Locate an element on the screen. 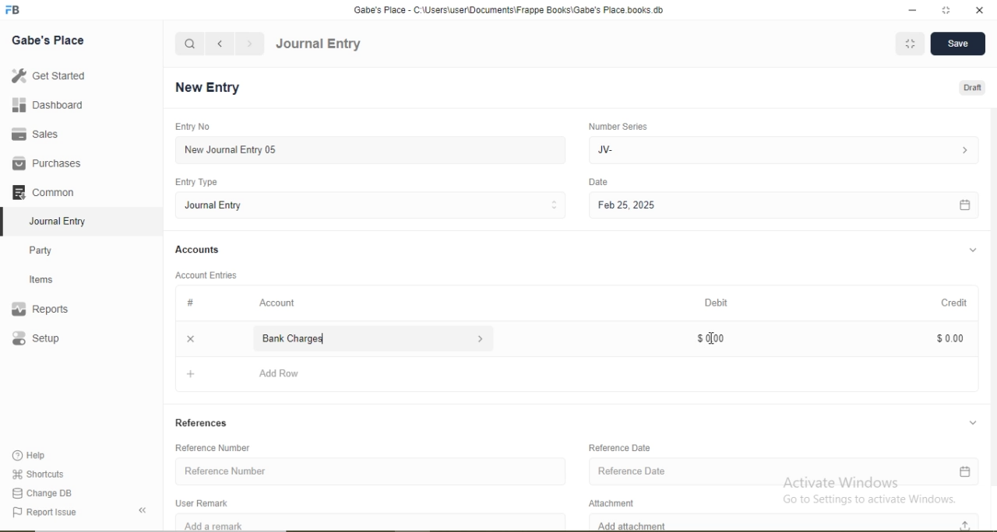 Image resolution: width=997 pixels, height=532 pixels. + Add Row is located at coordinates (579, 376).